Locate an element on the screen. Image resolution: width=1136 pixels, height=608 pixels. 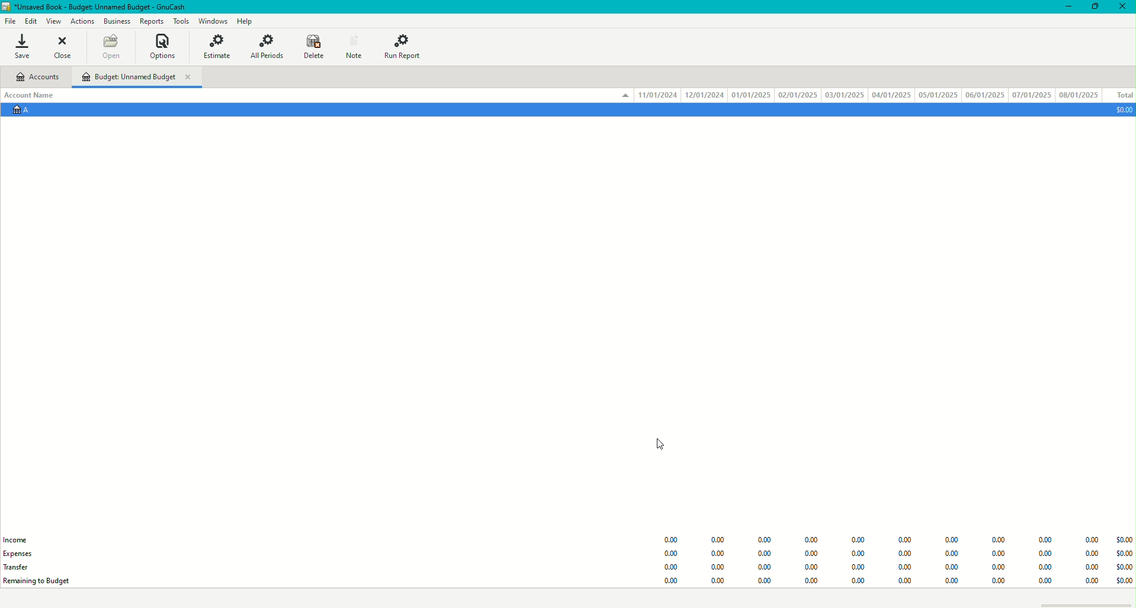
Estimate is located at coordinates (218, 46).